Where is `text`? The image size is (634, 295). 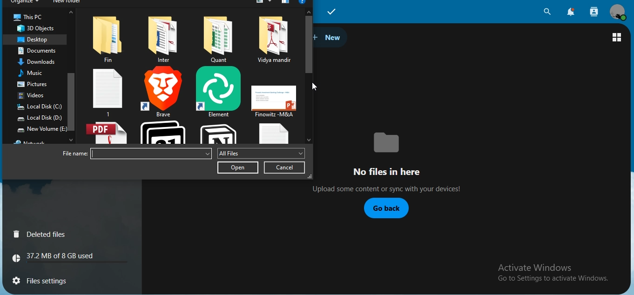 text is located at coordinates (554, 274).